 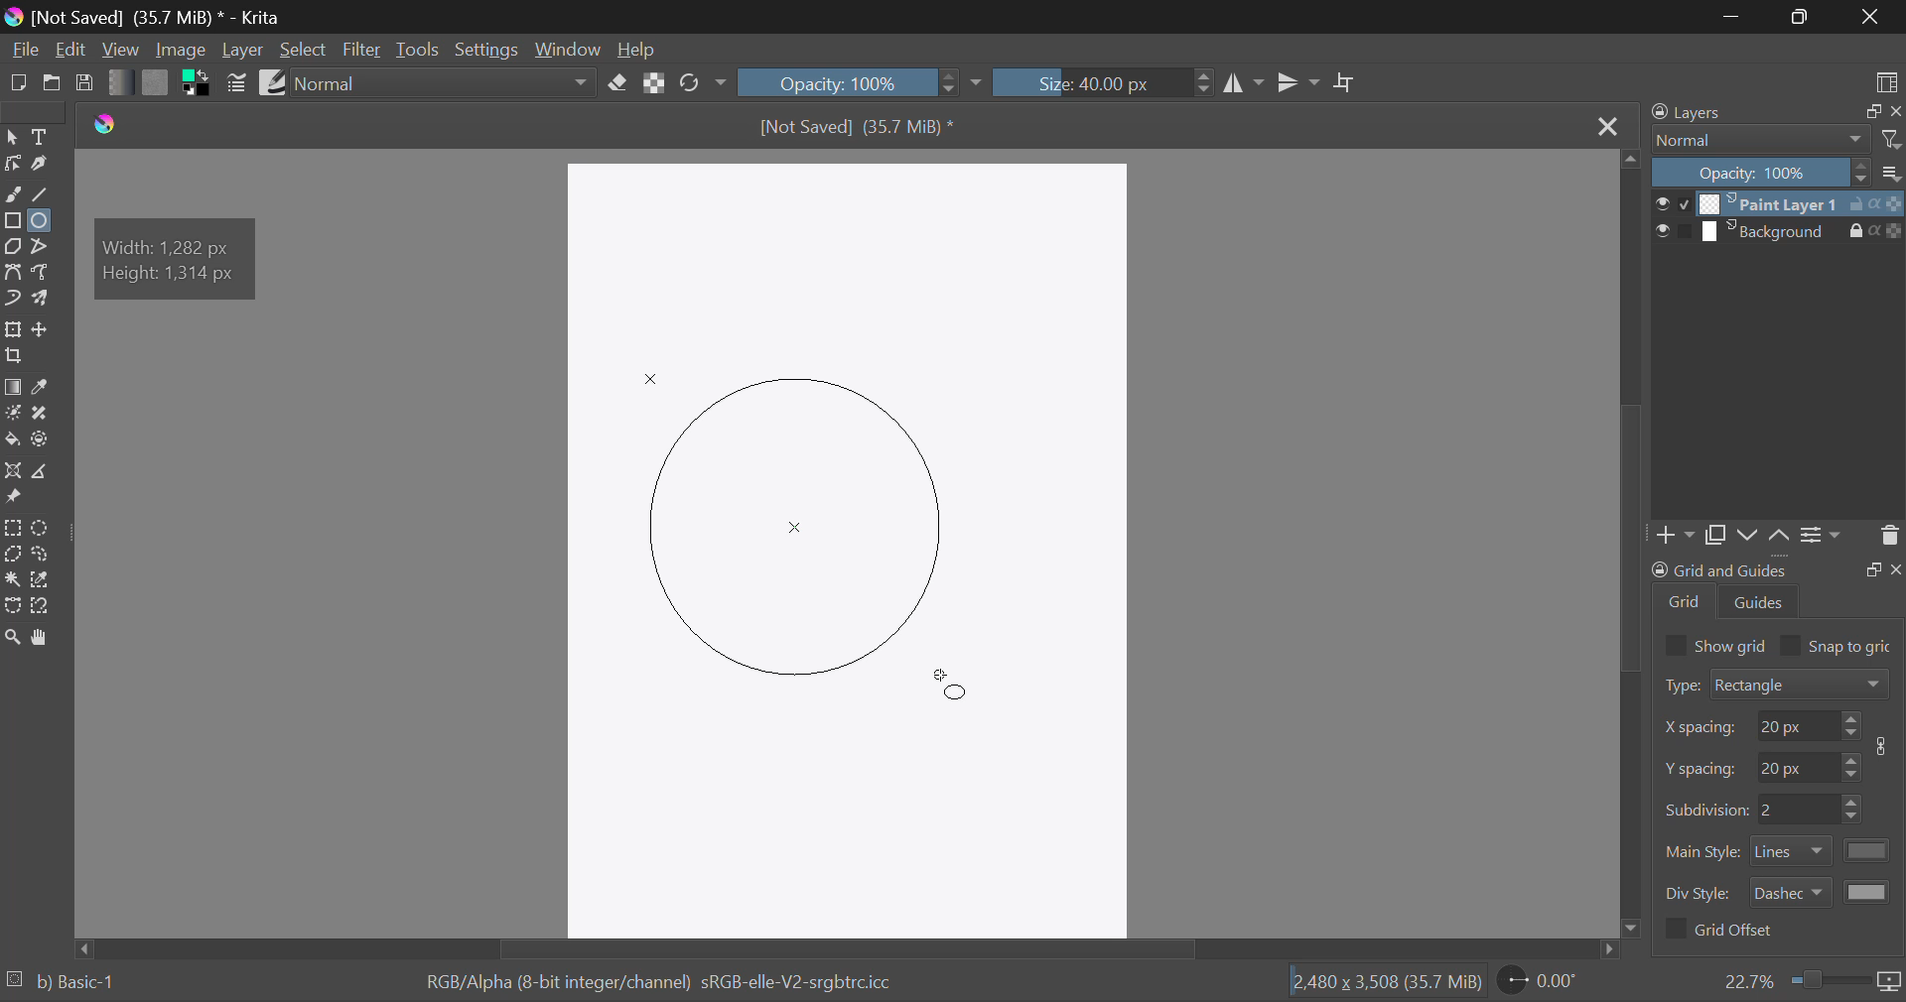 I want to click on Add Layer, so click(x=1678, y=537).